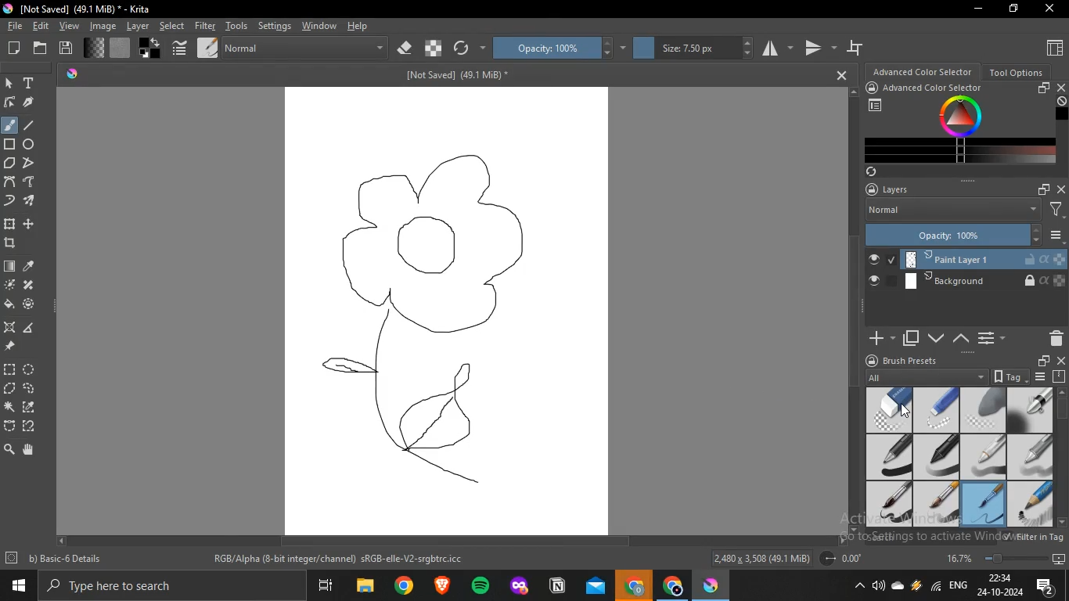  I want to click on configure selection tool, so click(11, 407).